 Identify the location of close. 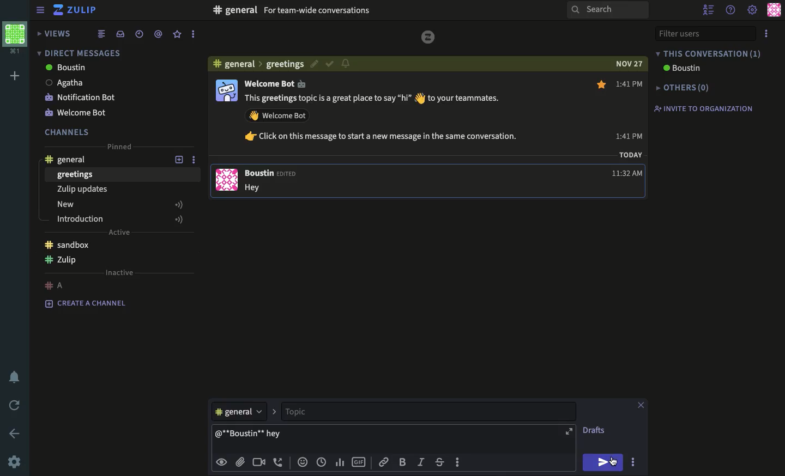
(641, 405).